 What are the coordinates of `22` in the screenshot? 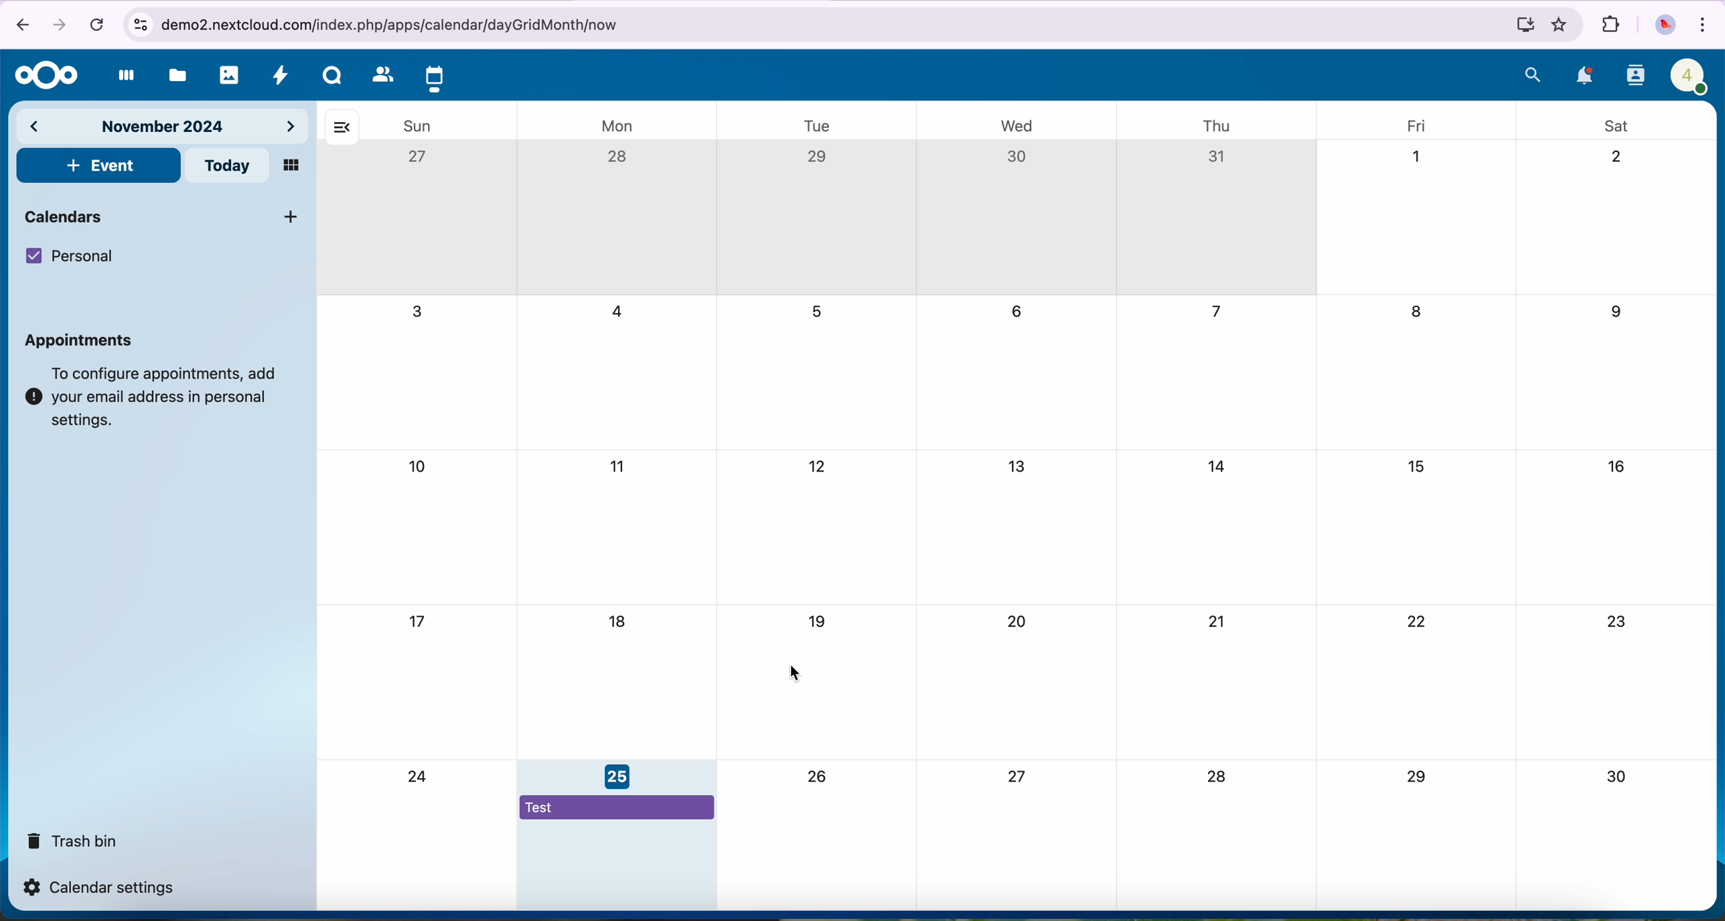 It's located at (1416, 621).